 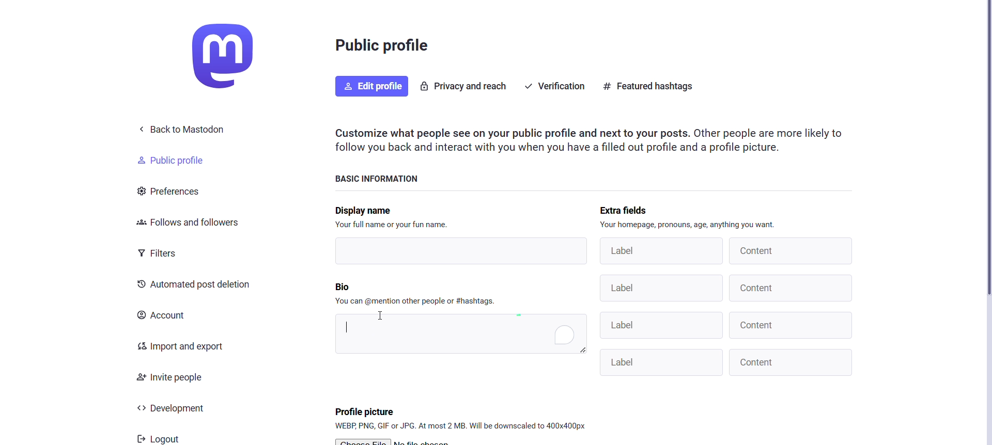 What do you see at coordinates (167, 317) in the screenshot?
I see `Account` at bounding box center [167, 317].